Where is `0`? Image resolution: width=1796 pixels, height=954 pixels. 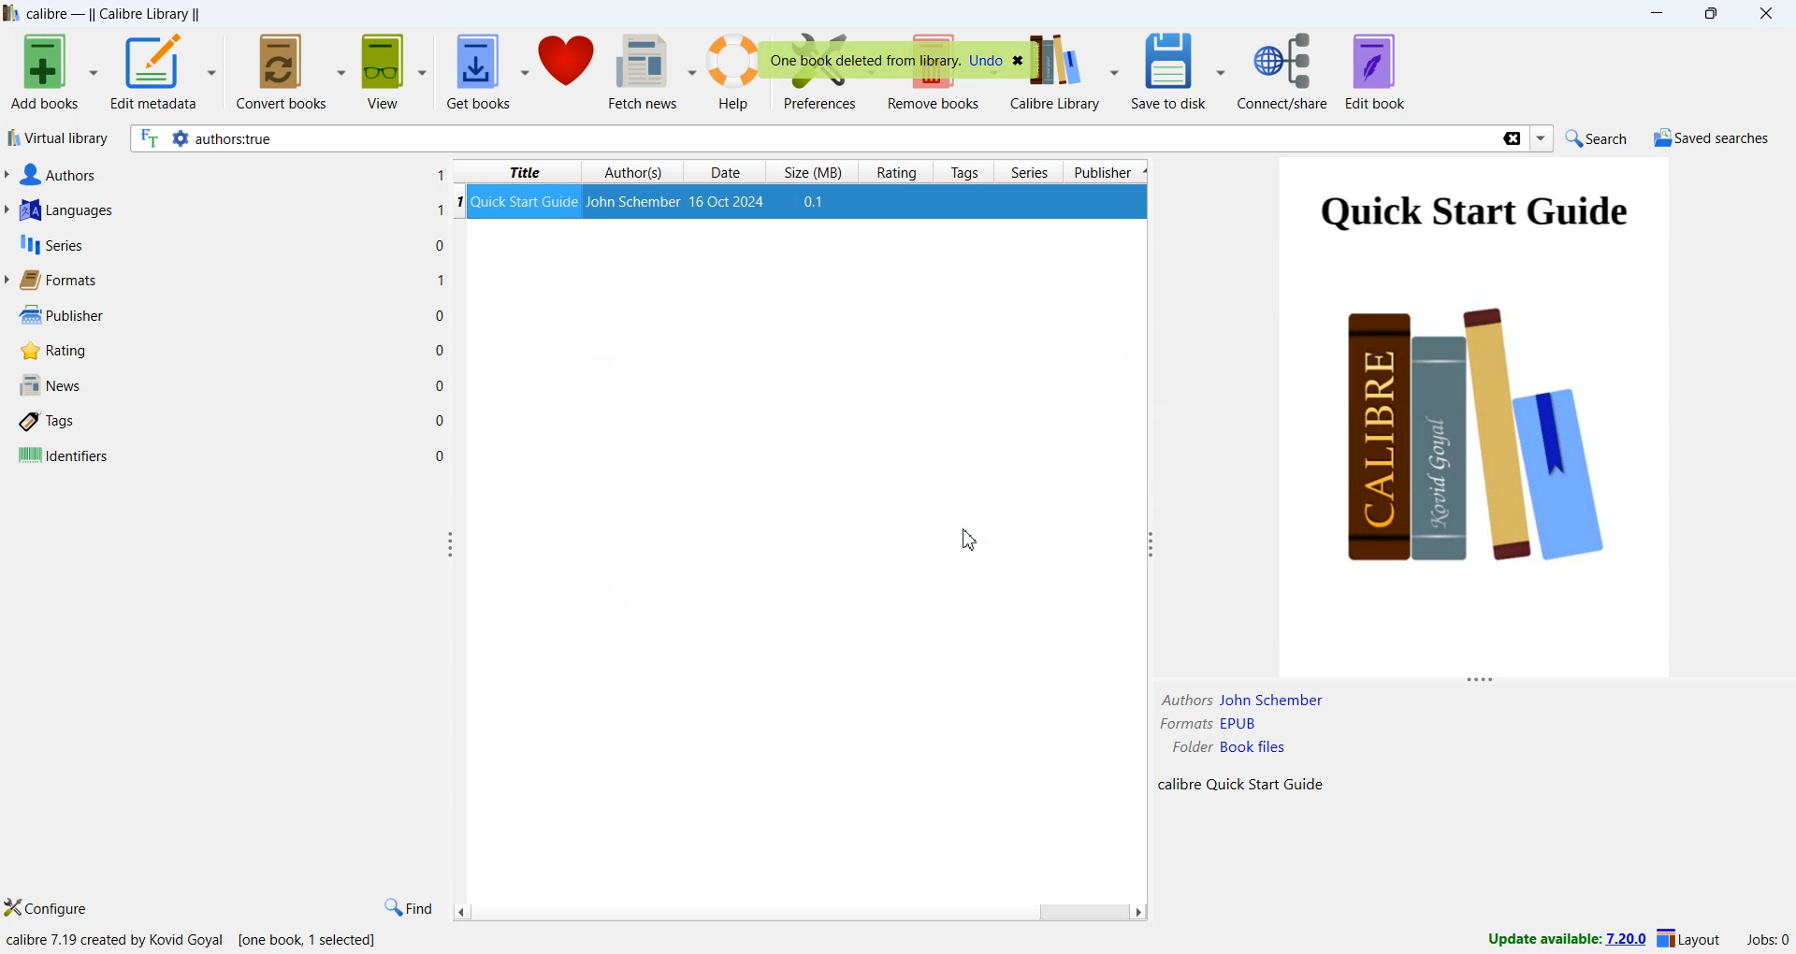 0 is located at coordinates (440, 316).